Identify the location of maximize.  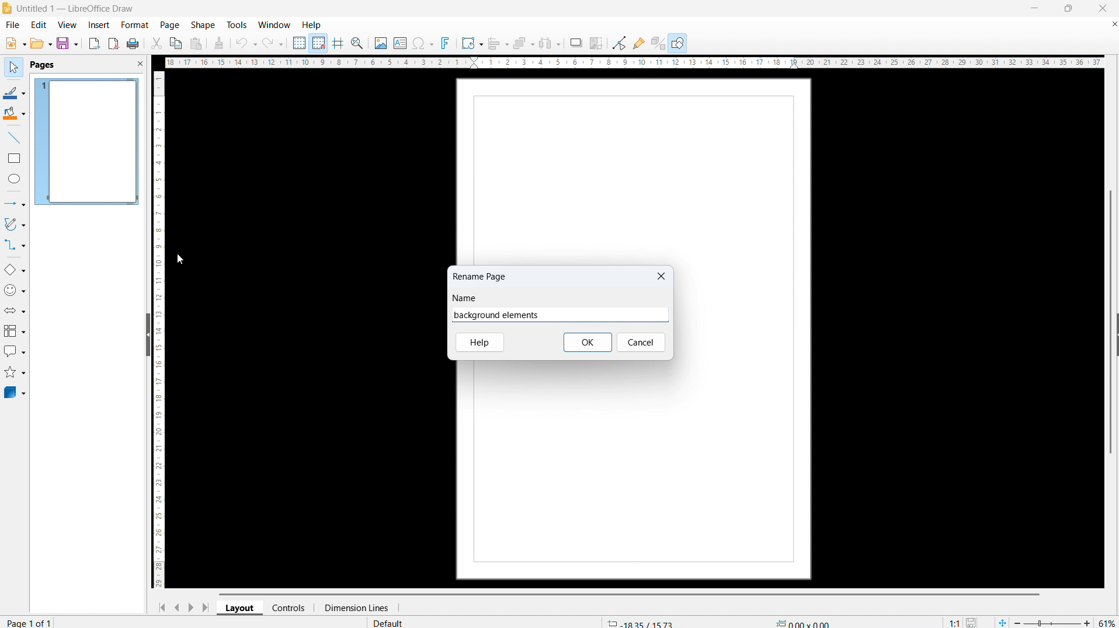
(1068, 9).